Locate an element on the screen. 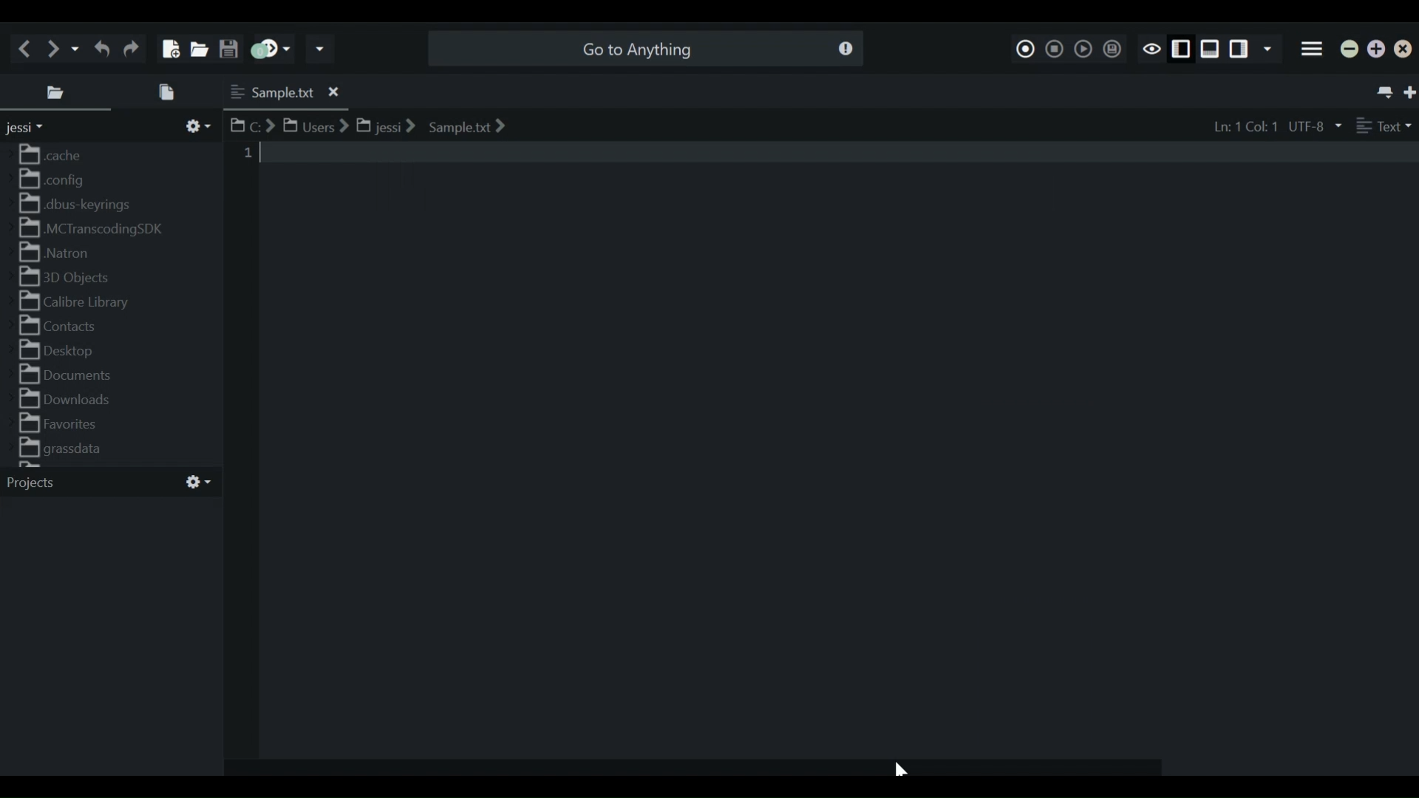 Image resolution: width=1419 pixels, height=798 pixels. Redo is located at coordinates (129, 47).